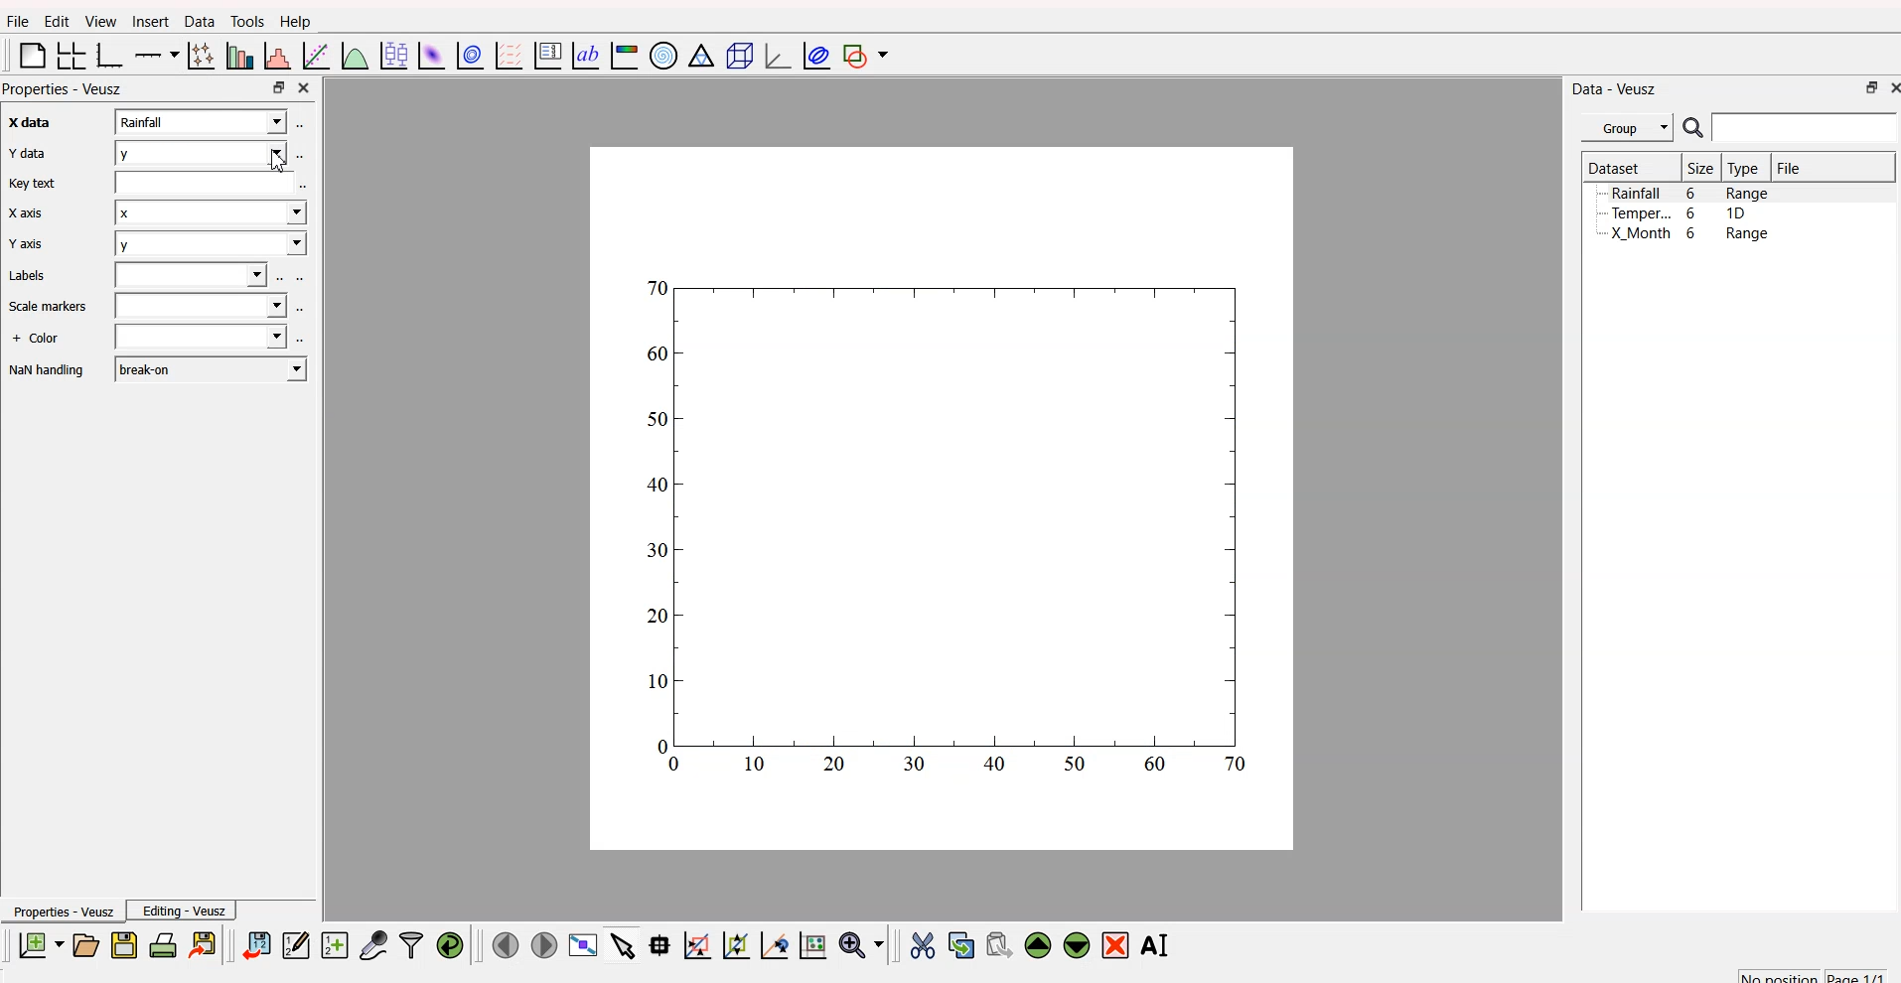 The image size is (1901, 983). Describe the element at coordinates (449, 942) in the screenshot. I see `reload linked dataset` at that location.